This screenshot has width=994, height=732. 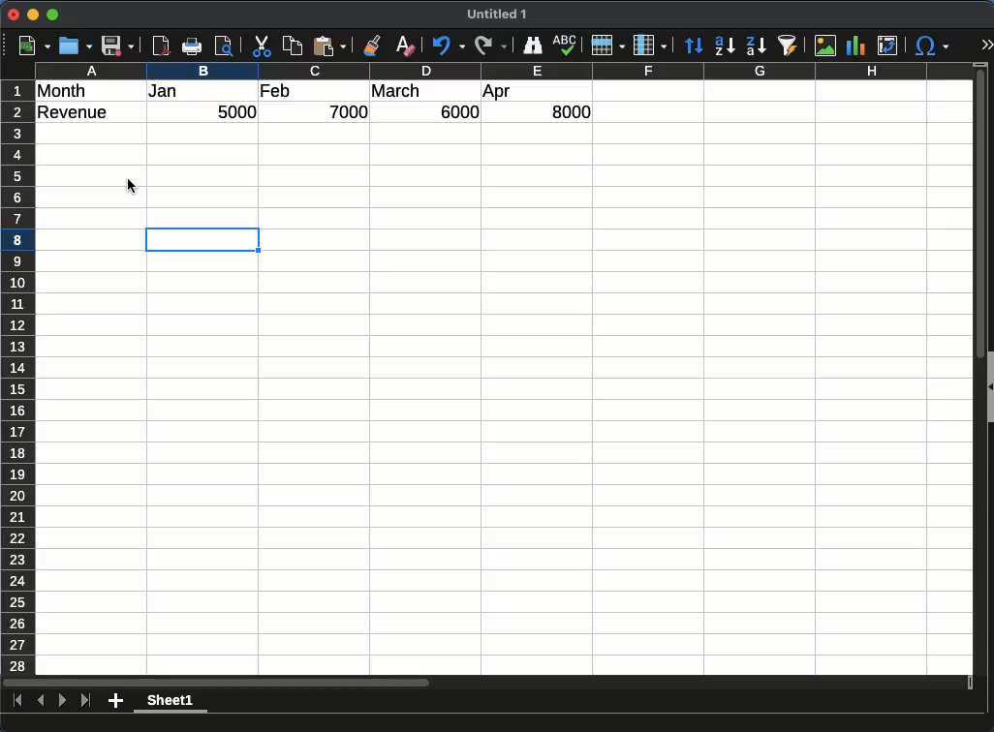 What do you see at coordinates (571, 111) in the screenshot?
I see `8000` at bounding box center [571, 111].